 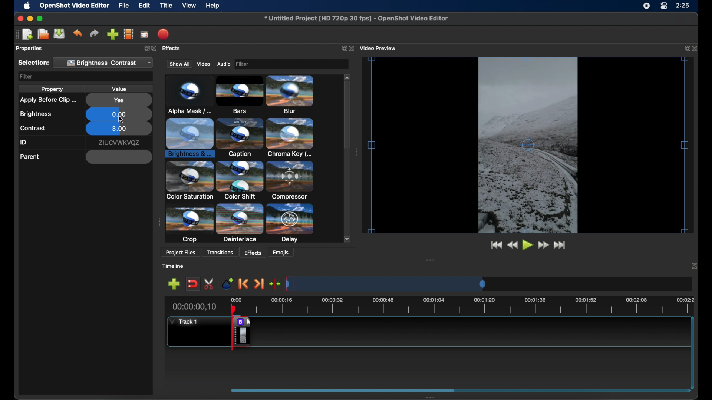 I want to click on echo, so click(x=190, y=227).